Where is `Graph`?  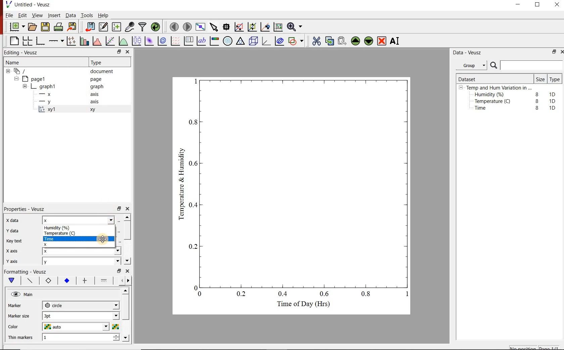 Graph is located at coordinates (306, 182).